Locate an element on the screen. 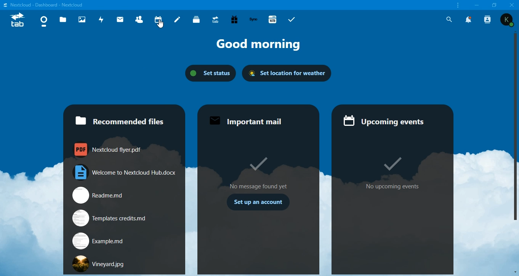 The image size is (519, 276). upgrade is located at coordinates (215, 20).